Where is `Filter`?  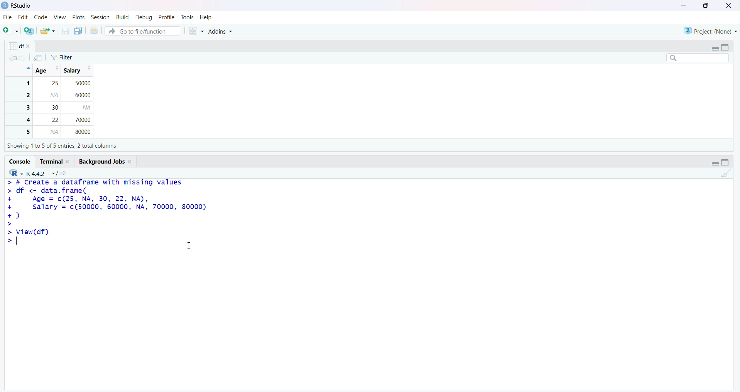
Filter is located at coordinates (63, 56).